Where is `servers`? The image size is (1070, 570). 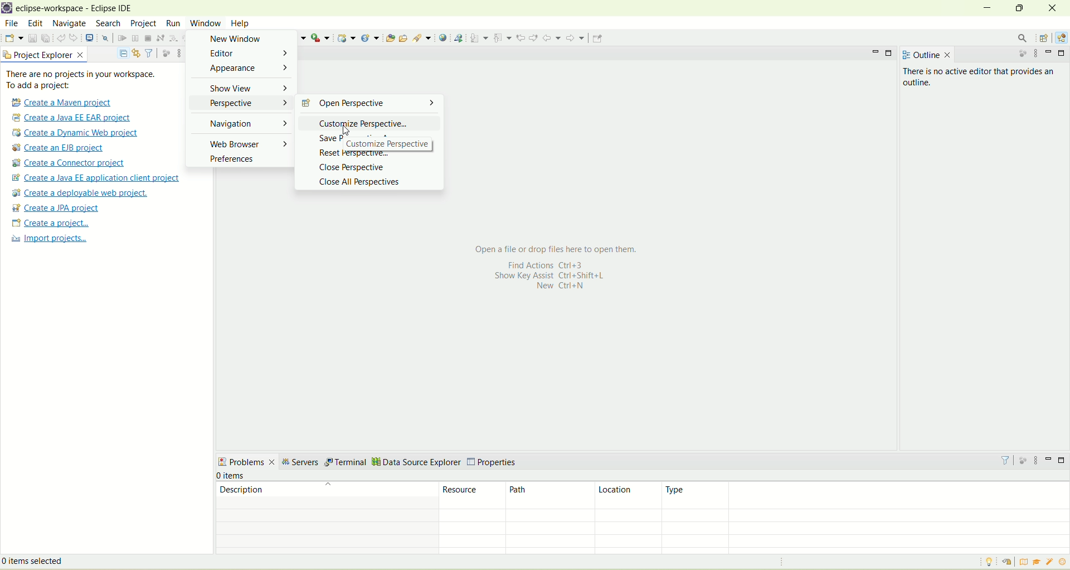
servers is located at coordinates (299, 463).